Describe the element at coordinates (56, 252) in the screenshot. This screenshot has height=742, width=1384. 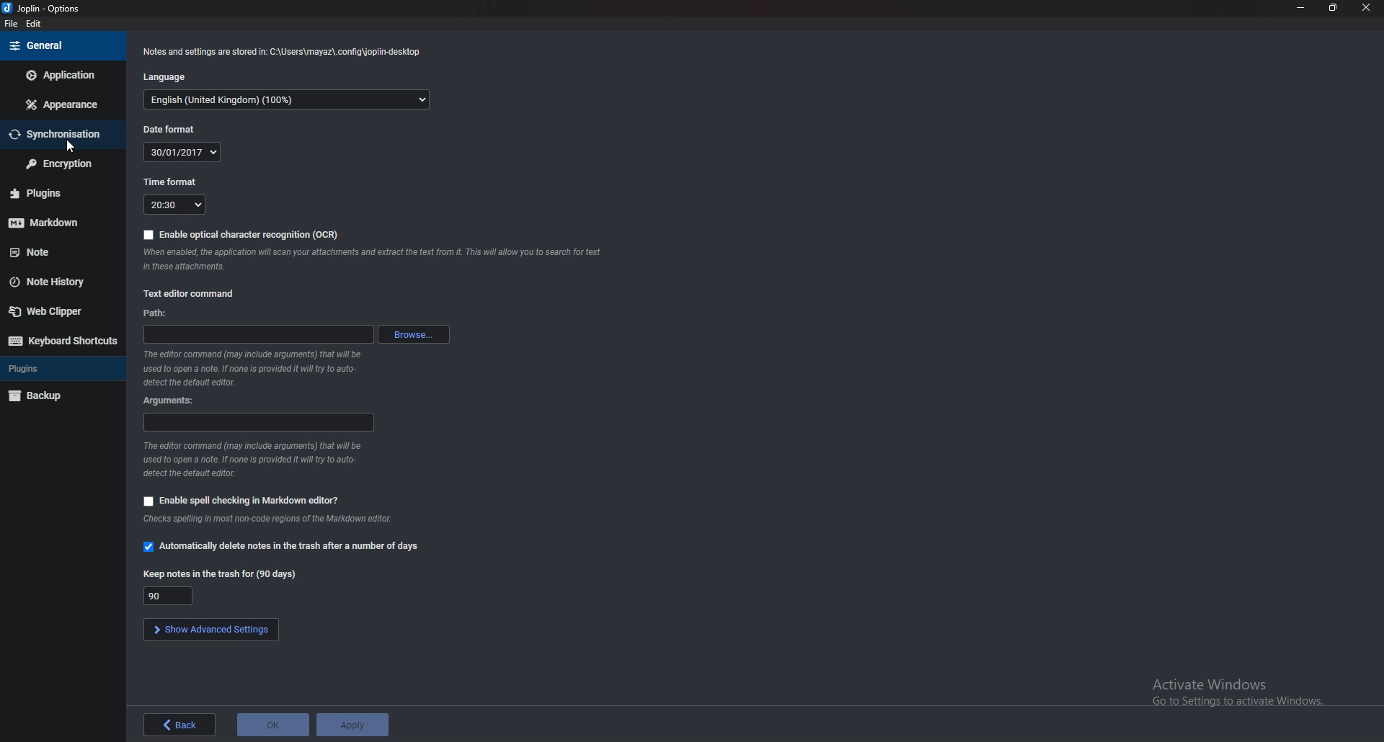
I see `note` at that location.